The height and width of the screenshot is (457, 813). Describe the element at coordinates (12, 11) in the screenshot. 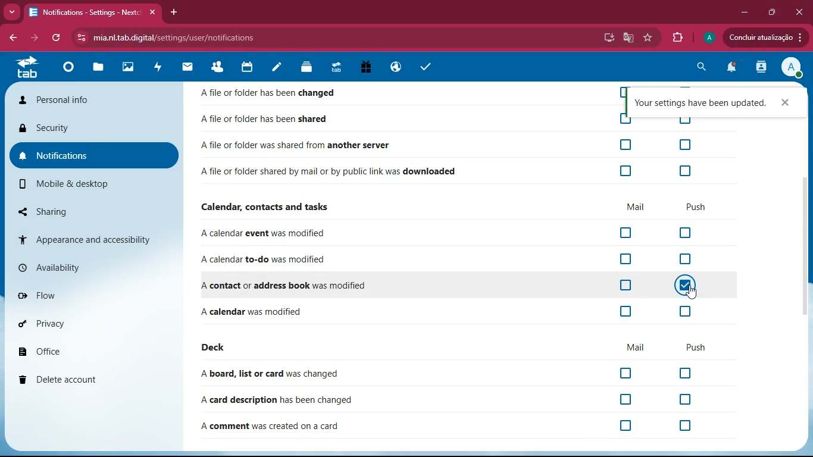

I see `more` at that location.